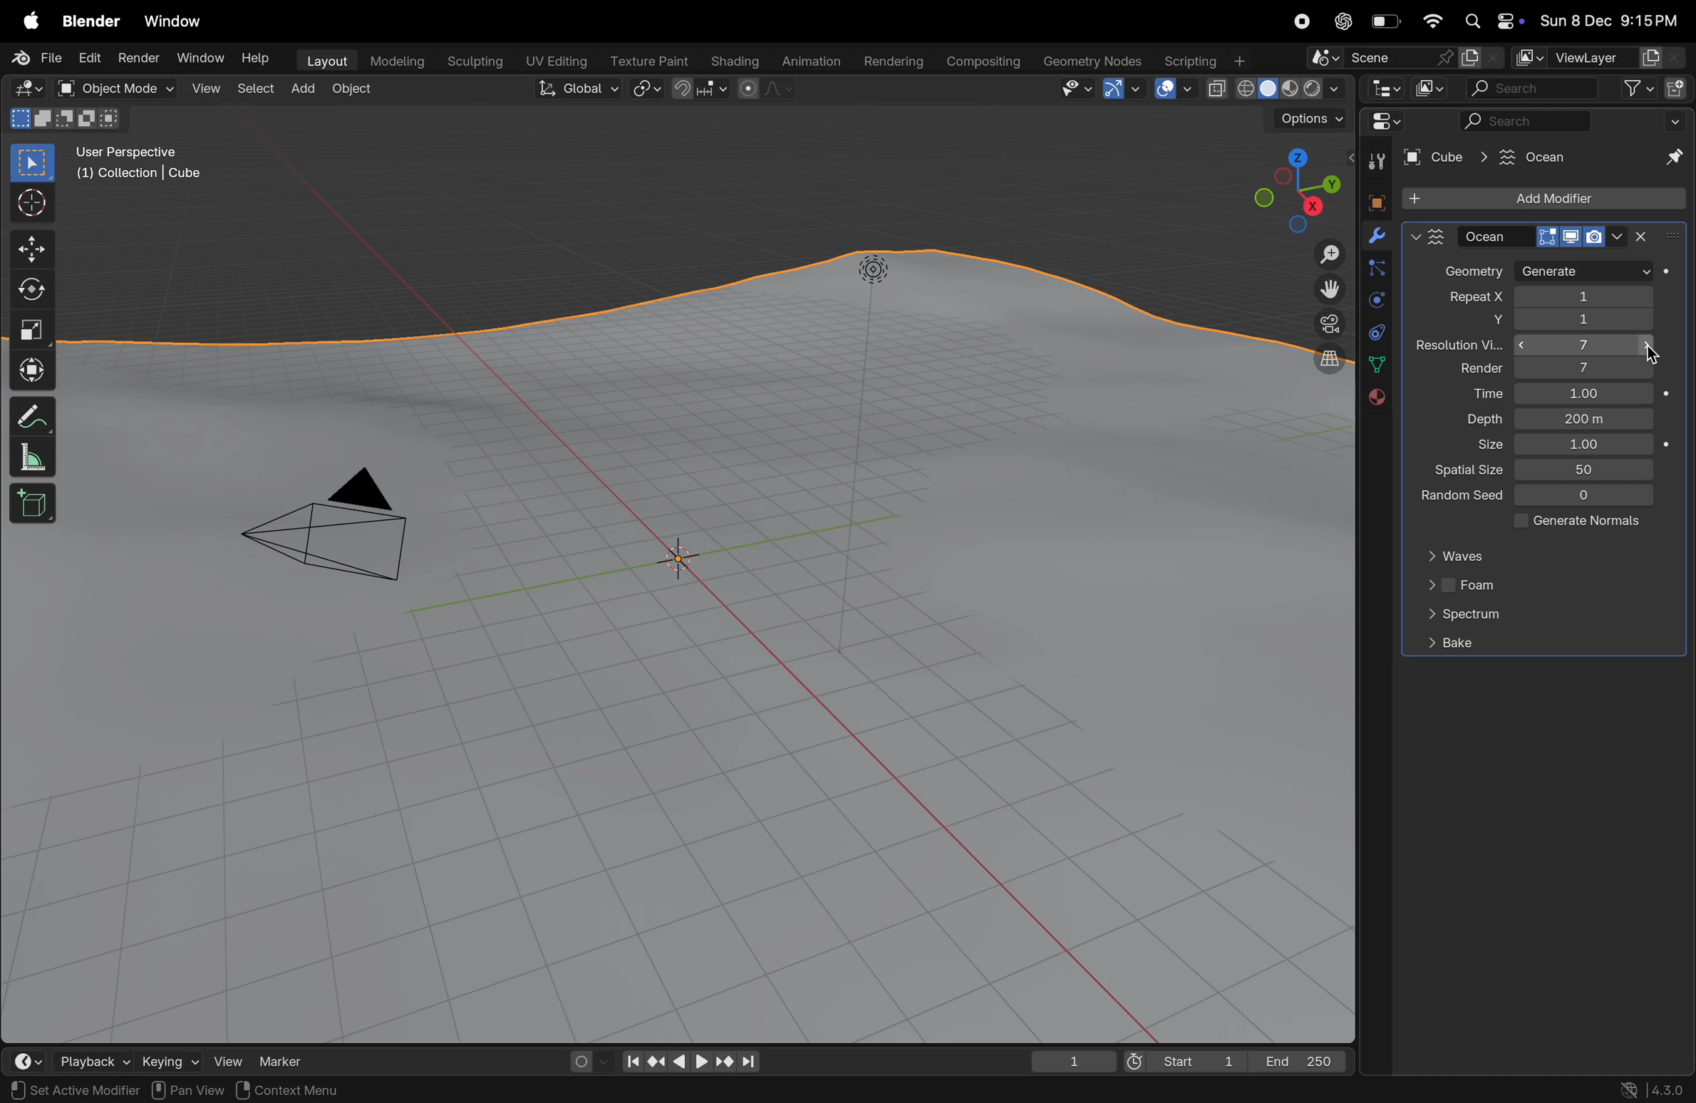  Describe the element at coordinates (687, 560) in the screenshot. I see `boject` at that location.